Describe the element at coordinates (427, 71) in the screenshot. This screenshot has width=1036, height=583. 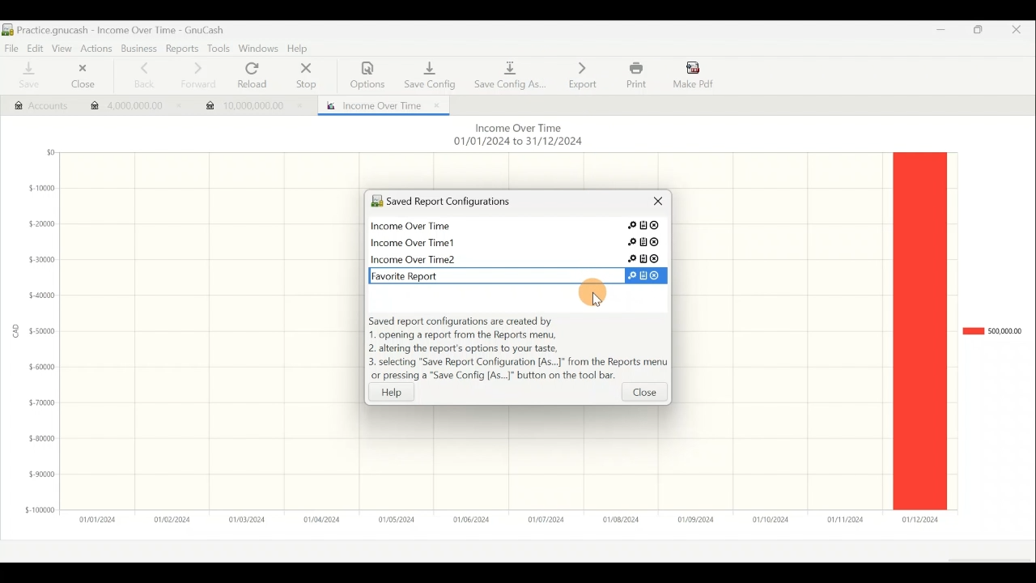
I see `Save config` at that location.